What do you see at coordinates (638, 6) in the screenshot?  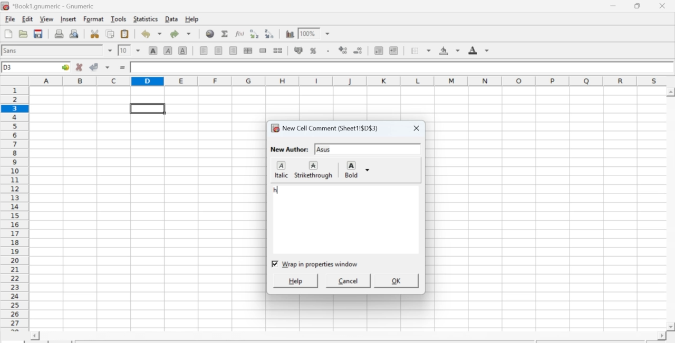 I see `Minimize/Maximize` at bounding box center [638, 6].